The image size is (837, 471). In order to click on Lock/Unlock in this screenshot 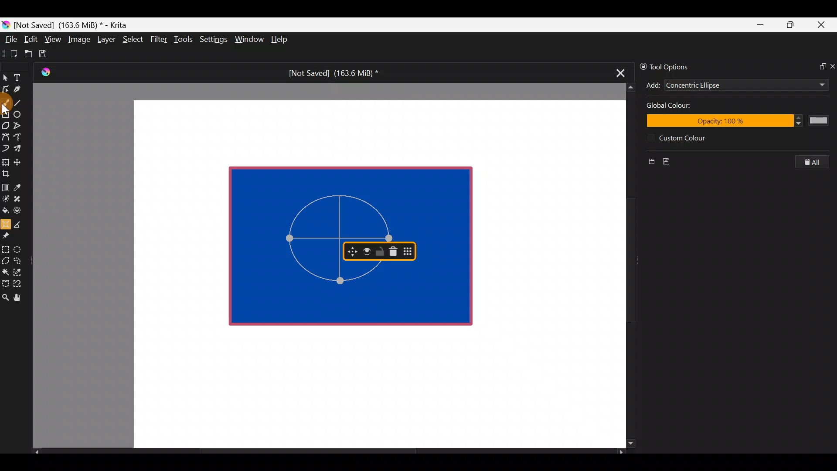, I will do `click(380, 250)`.